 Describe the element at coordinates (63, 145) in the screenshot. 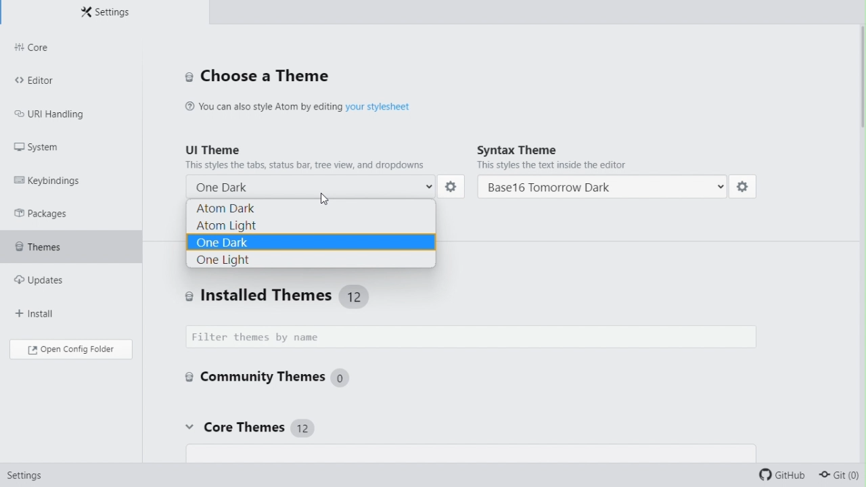

I see `system FREE TRIAL EXPIREDpackages` at that location.